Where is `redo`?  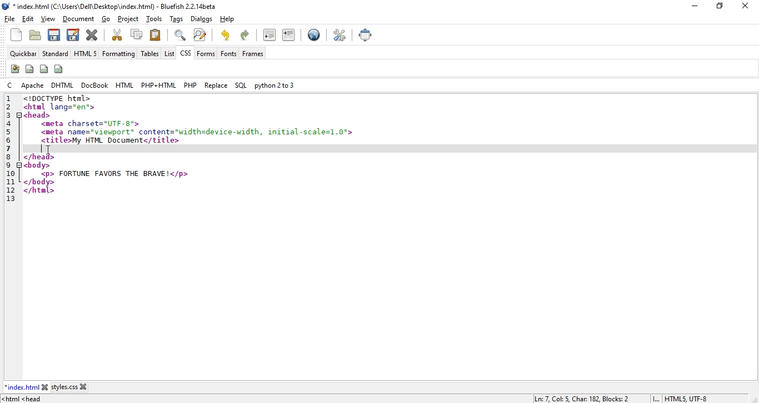
redo is located at coordinates (247, 34).